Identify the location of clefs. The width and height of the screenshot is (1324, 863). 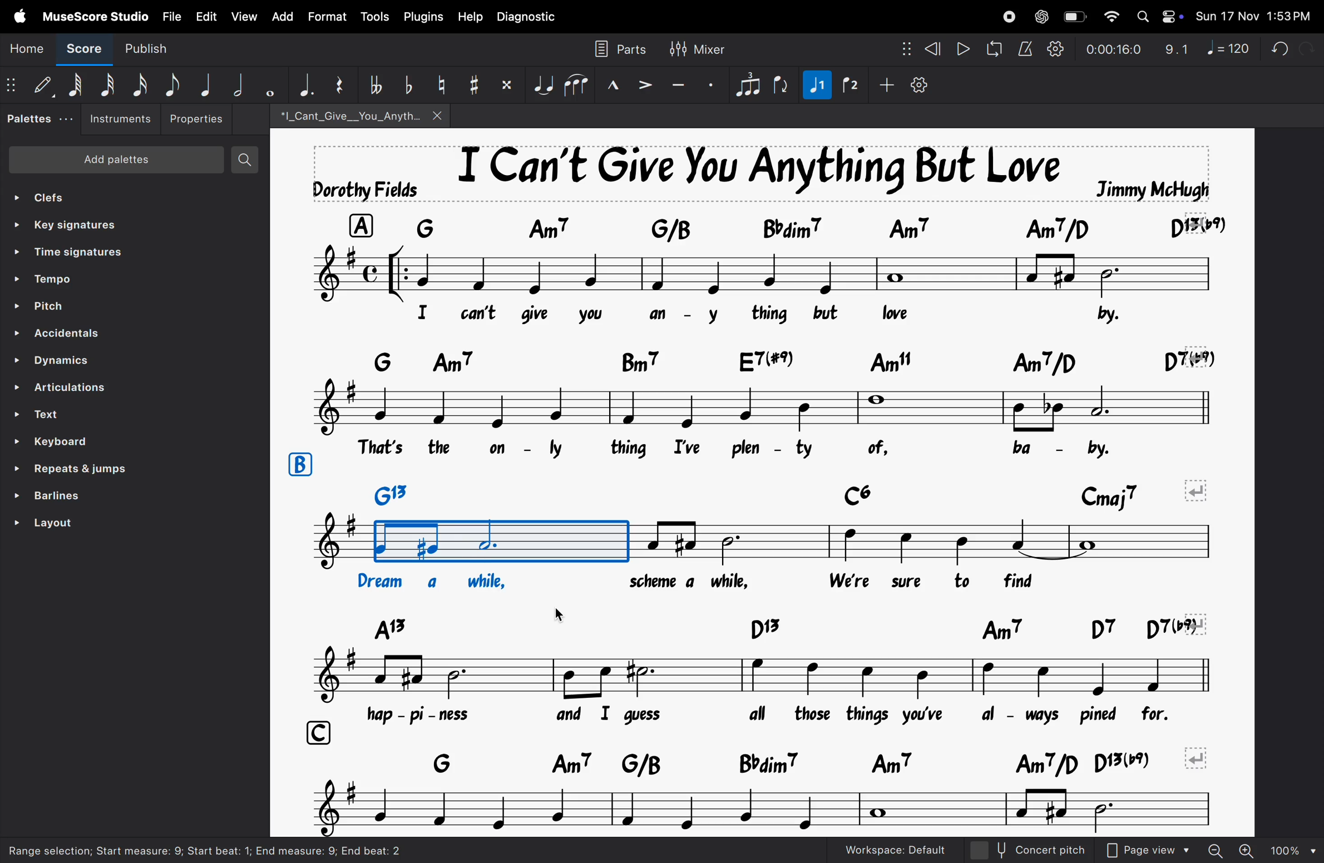
(61, 194).